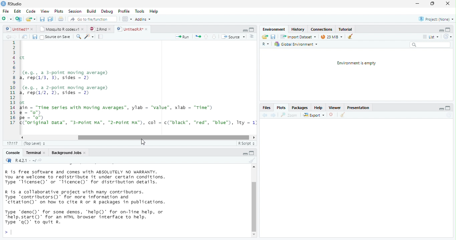  What do you see at coordinates (234, 37) in the screenshot?
I see `‘Source` at bounding box center [234, 37].